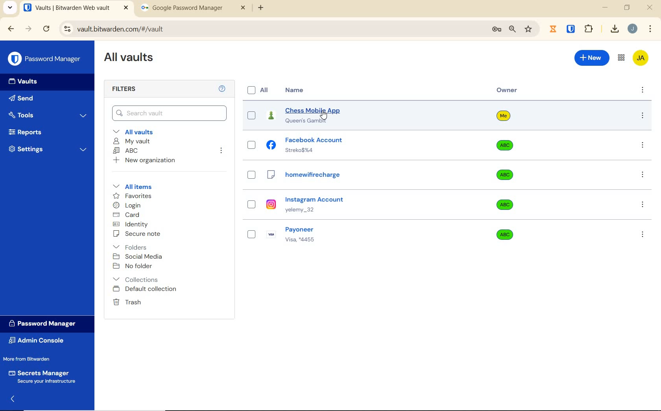 Image resolution: width=661 pixels, height=411 pixels. I want to click on Vaults, so click(28, 82).